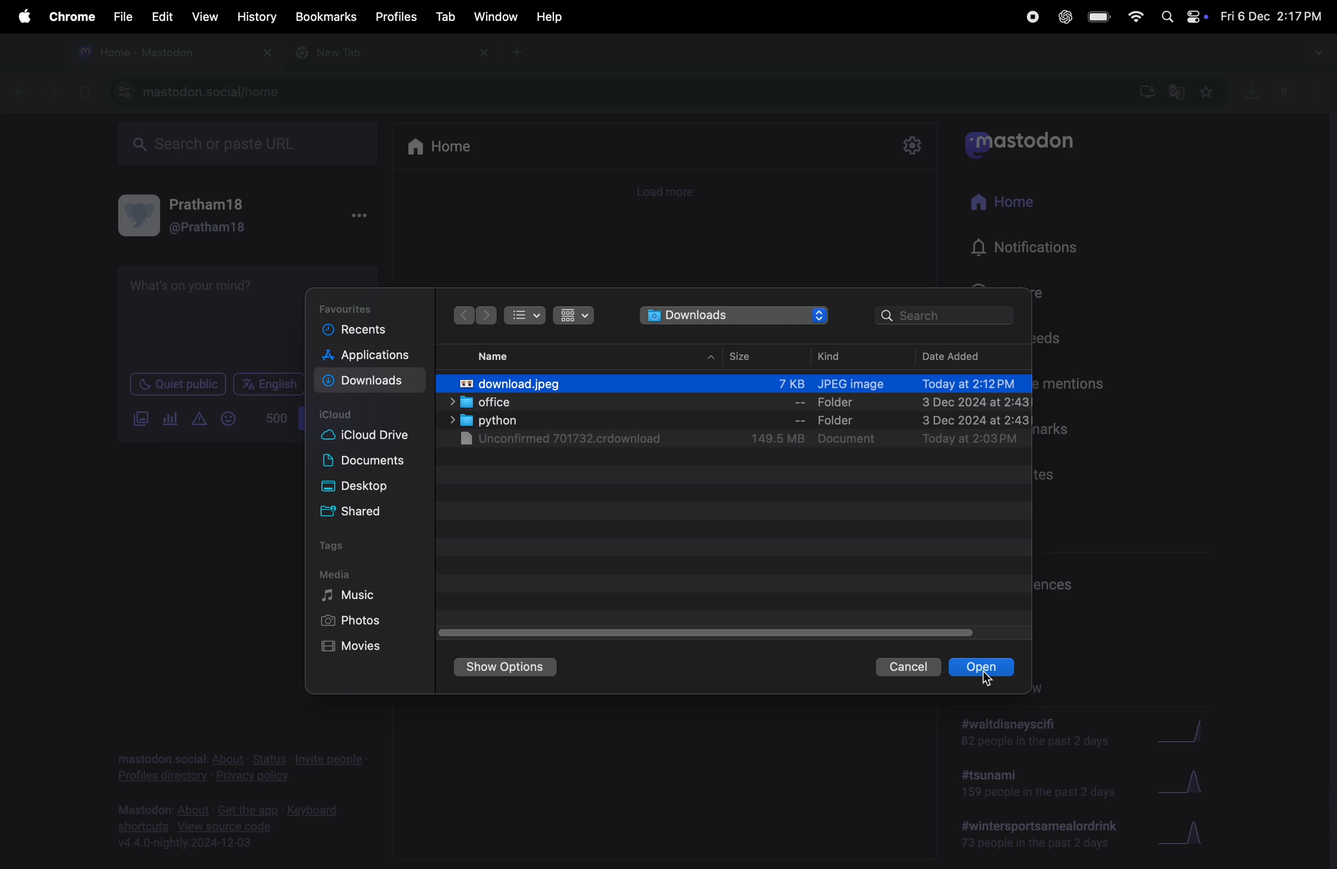 Image resolution: width=1337 pixels, height=869 pixels. Describe the element at coordinates (143, 420) in the screenshot. I see `add image` at that location.